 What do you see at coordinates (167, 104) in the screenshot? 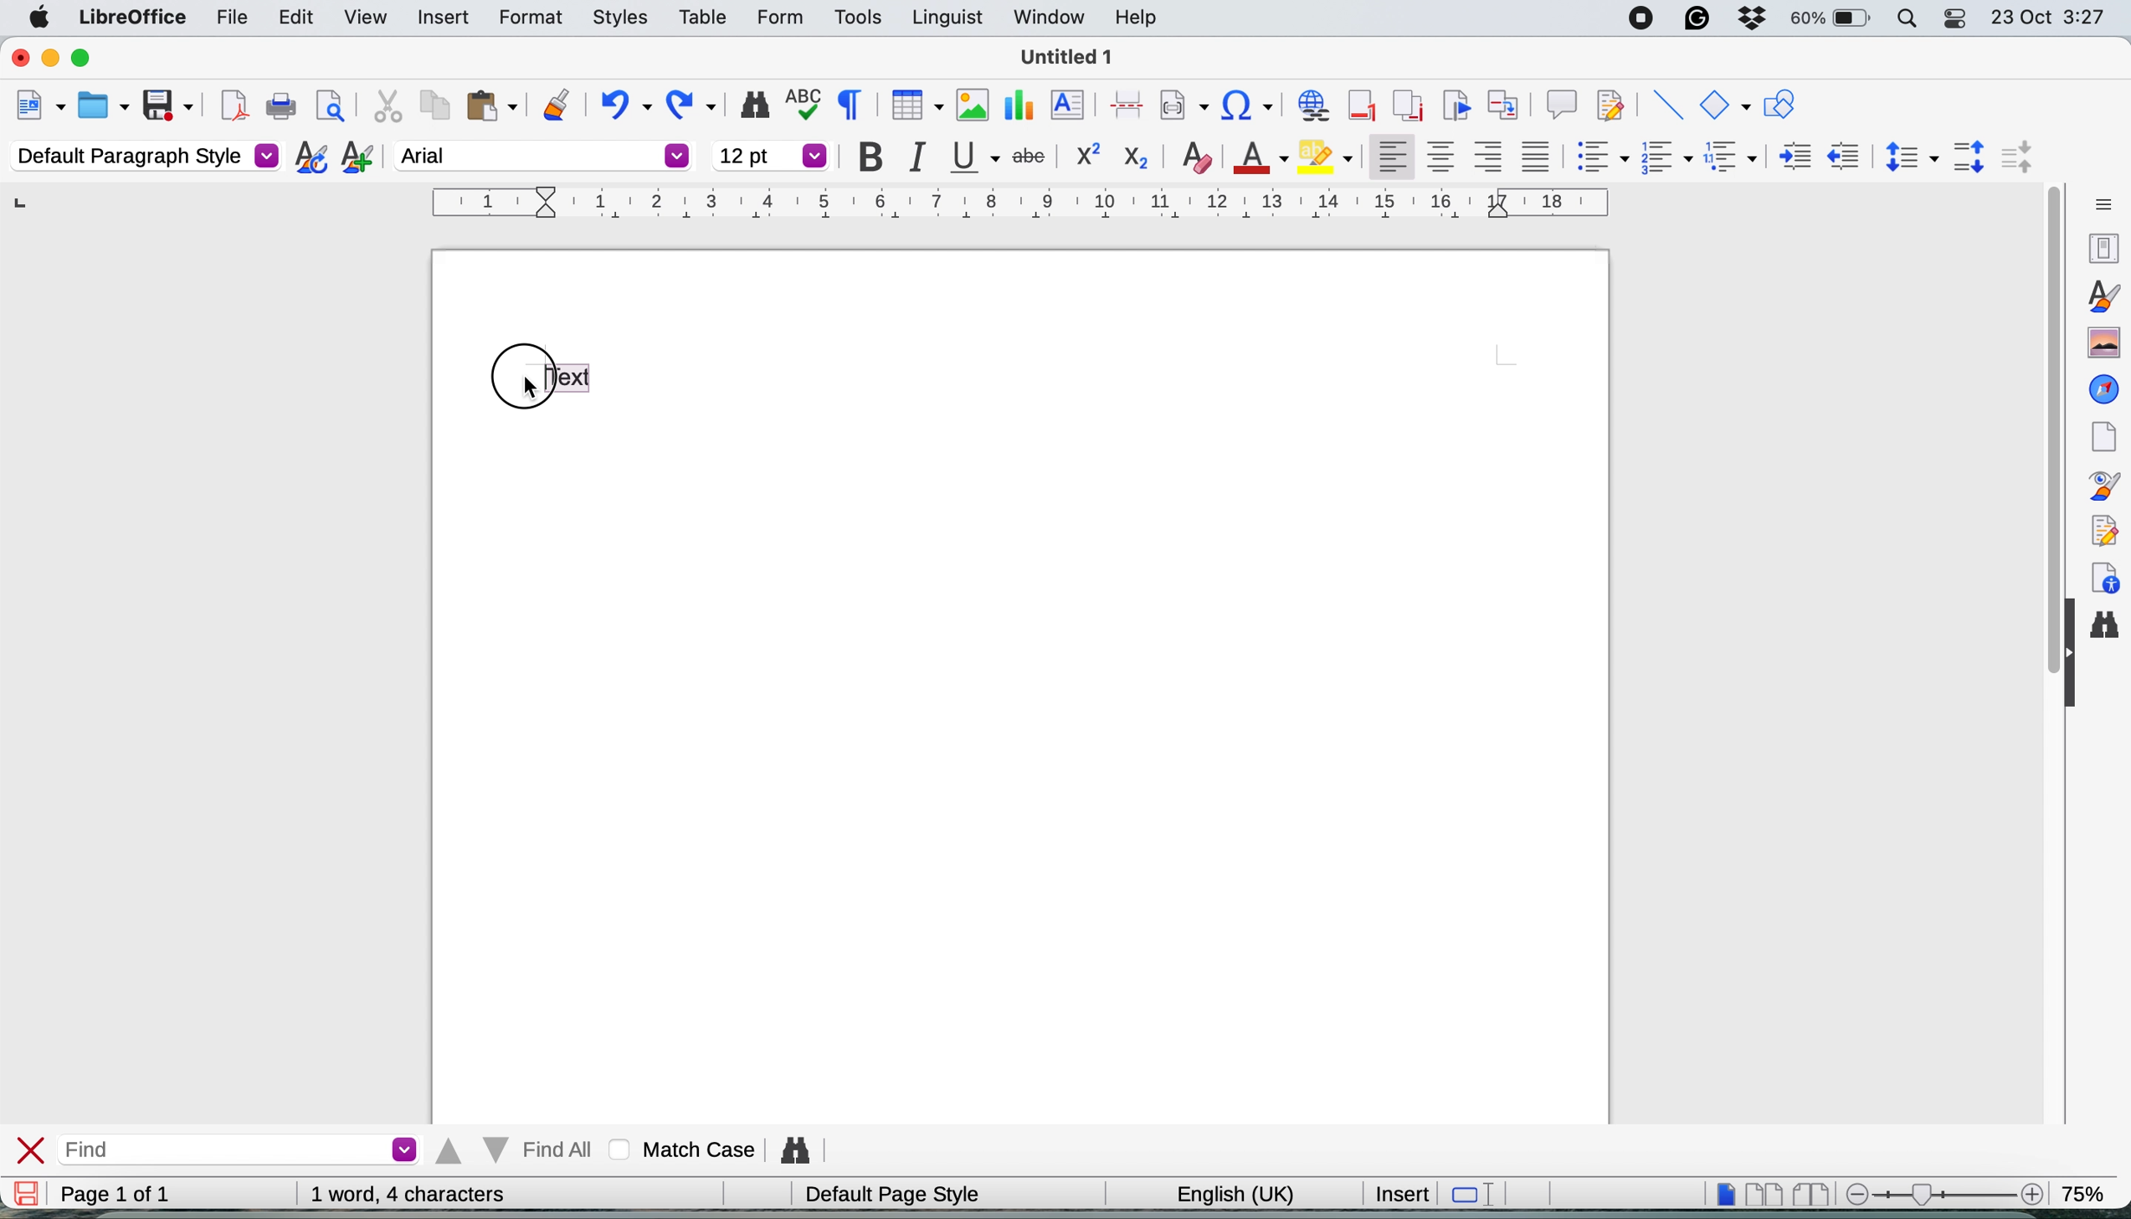
I see `save` at bounding box center [167, 104].